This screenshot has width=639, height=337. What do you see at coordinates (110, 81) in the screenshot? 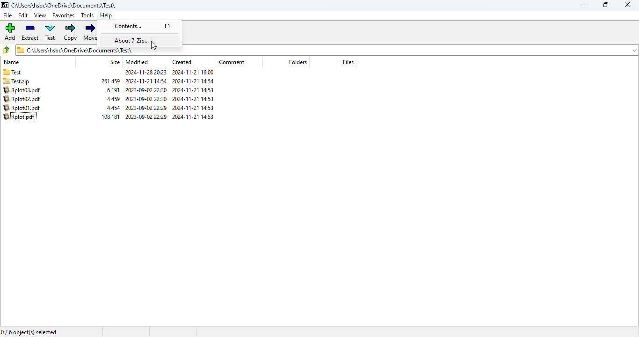
I see `261459` at bounding box center [110, 81].